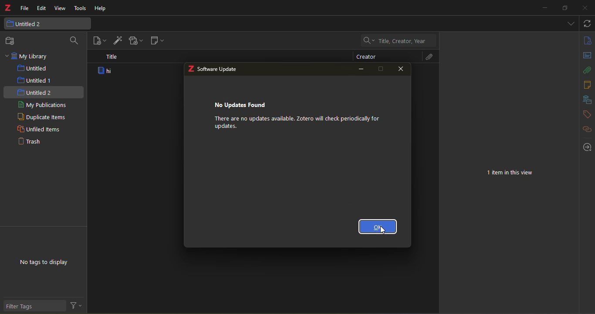 This screenshot has height=314, width=595. Describe the element at coordinates (8, 7) in the screenshot. I see `logo` at that location.